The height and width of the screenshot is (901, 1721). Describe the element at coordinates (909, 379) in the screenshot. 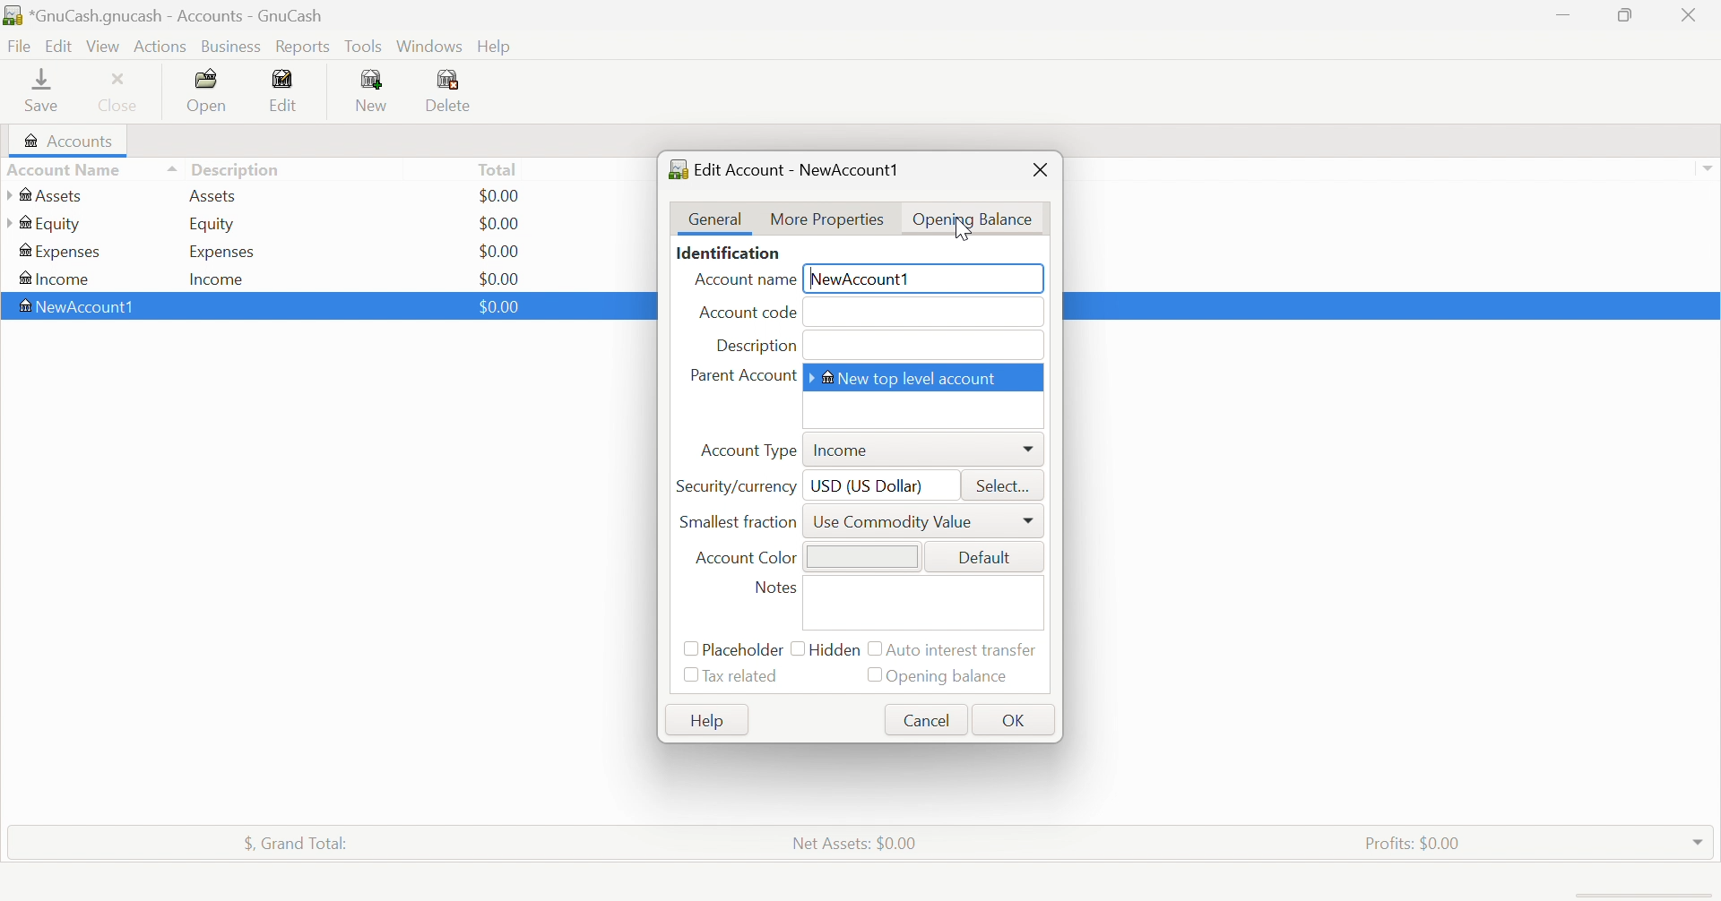

I see `New top level account` at that location.